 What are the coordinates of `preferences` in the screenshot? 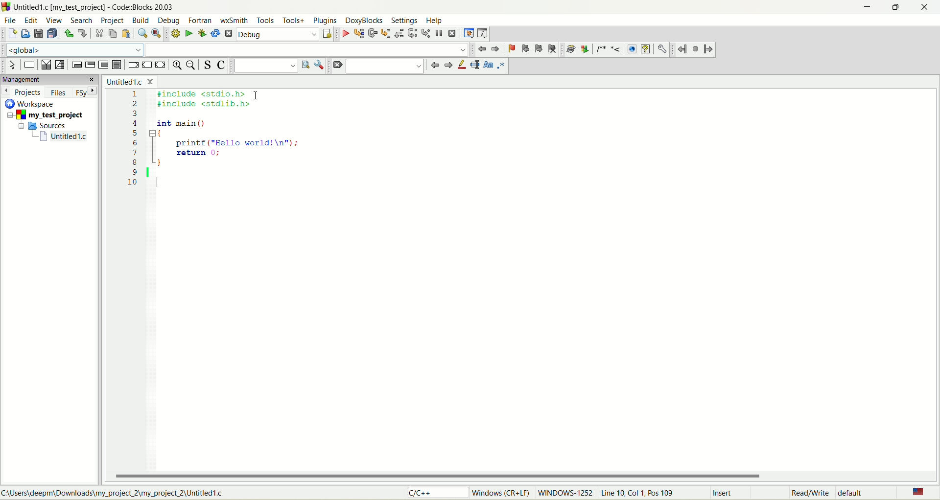 It's located at (662, 49).